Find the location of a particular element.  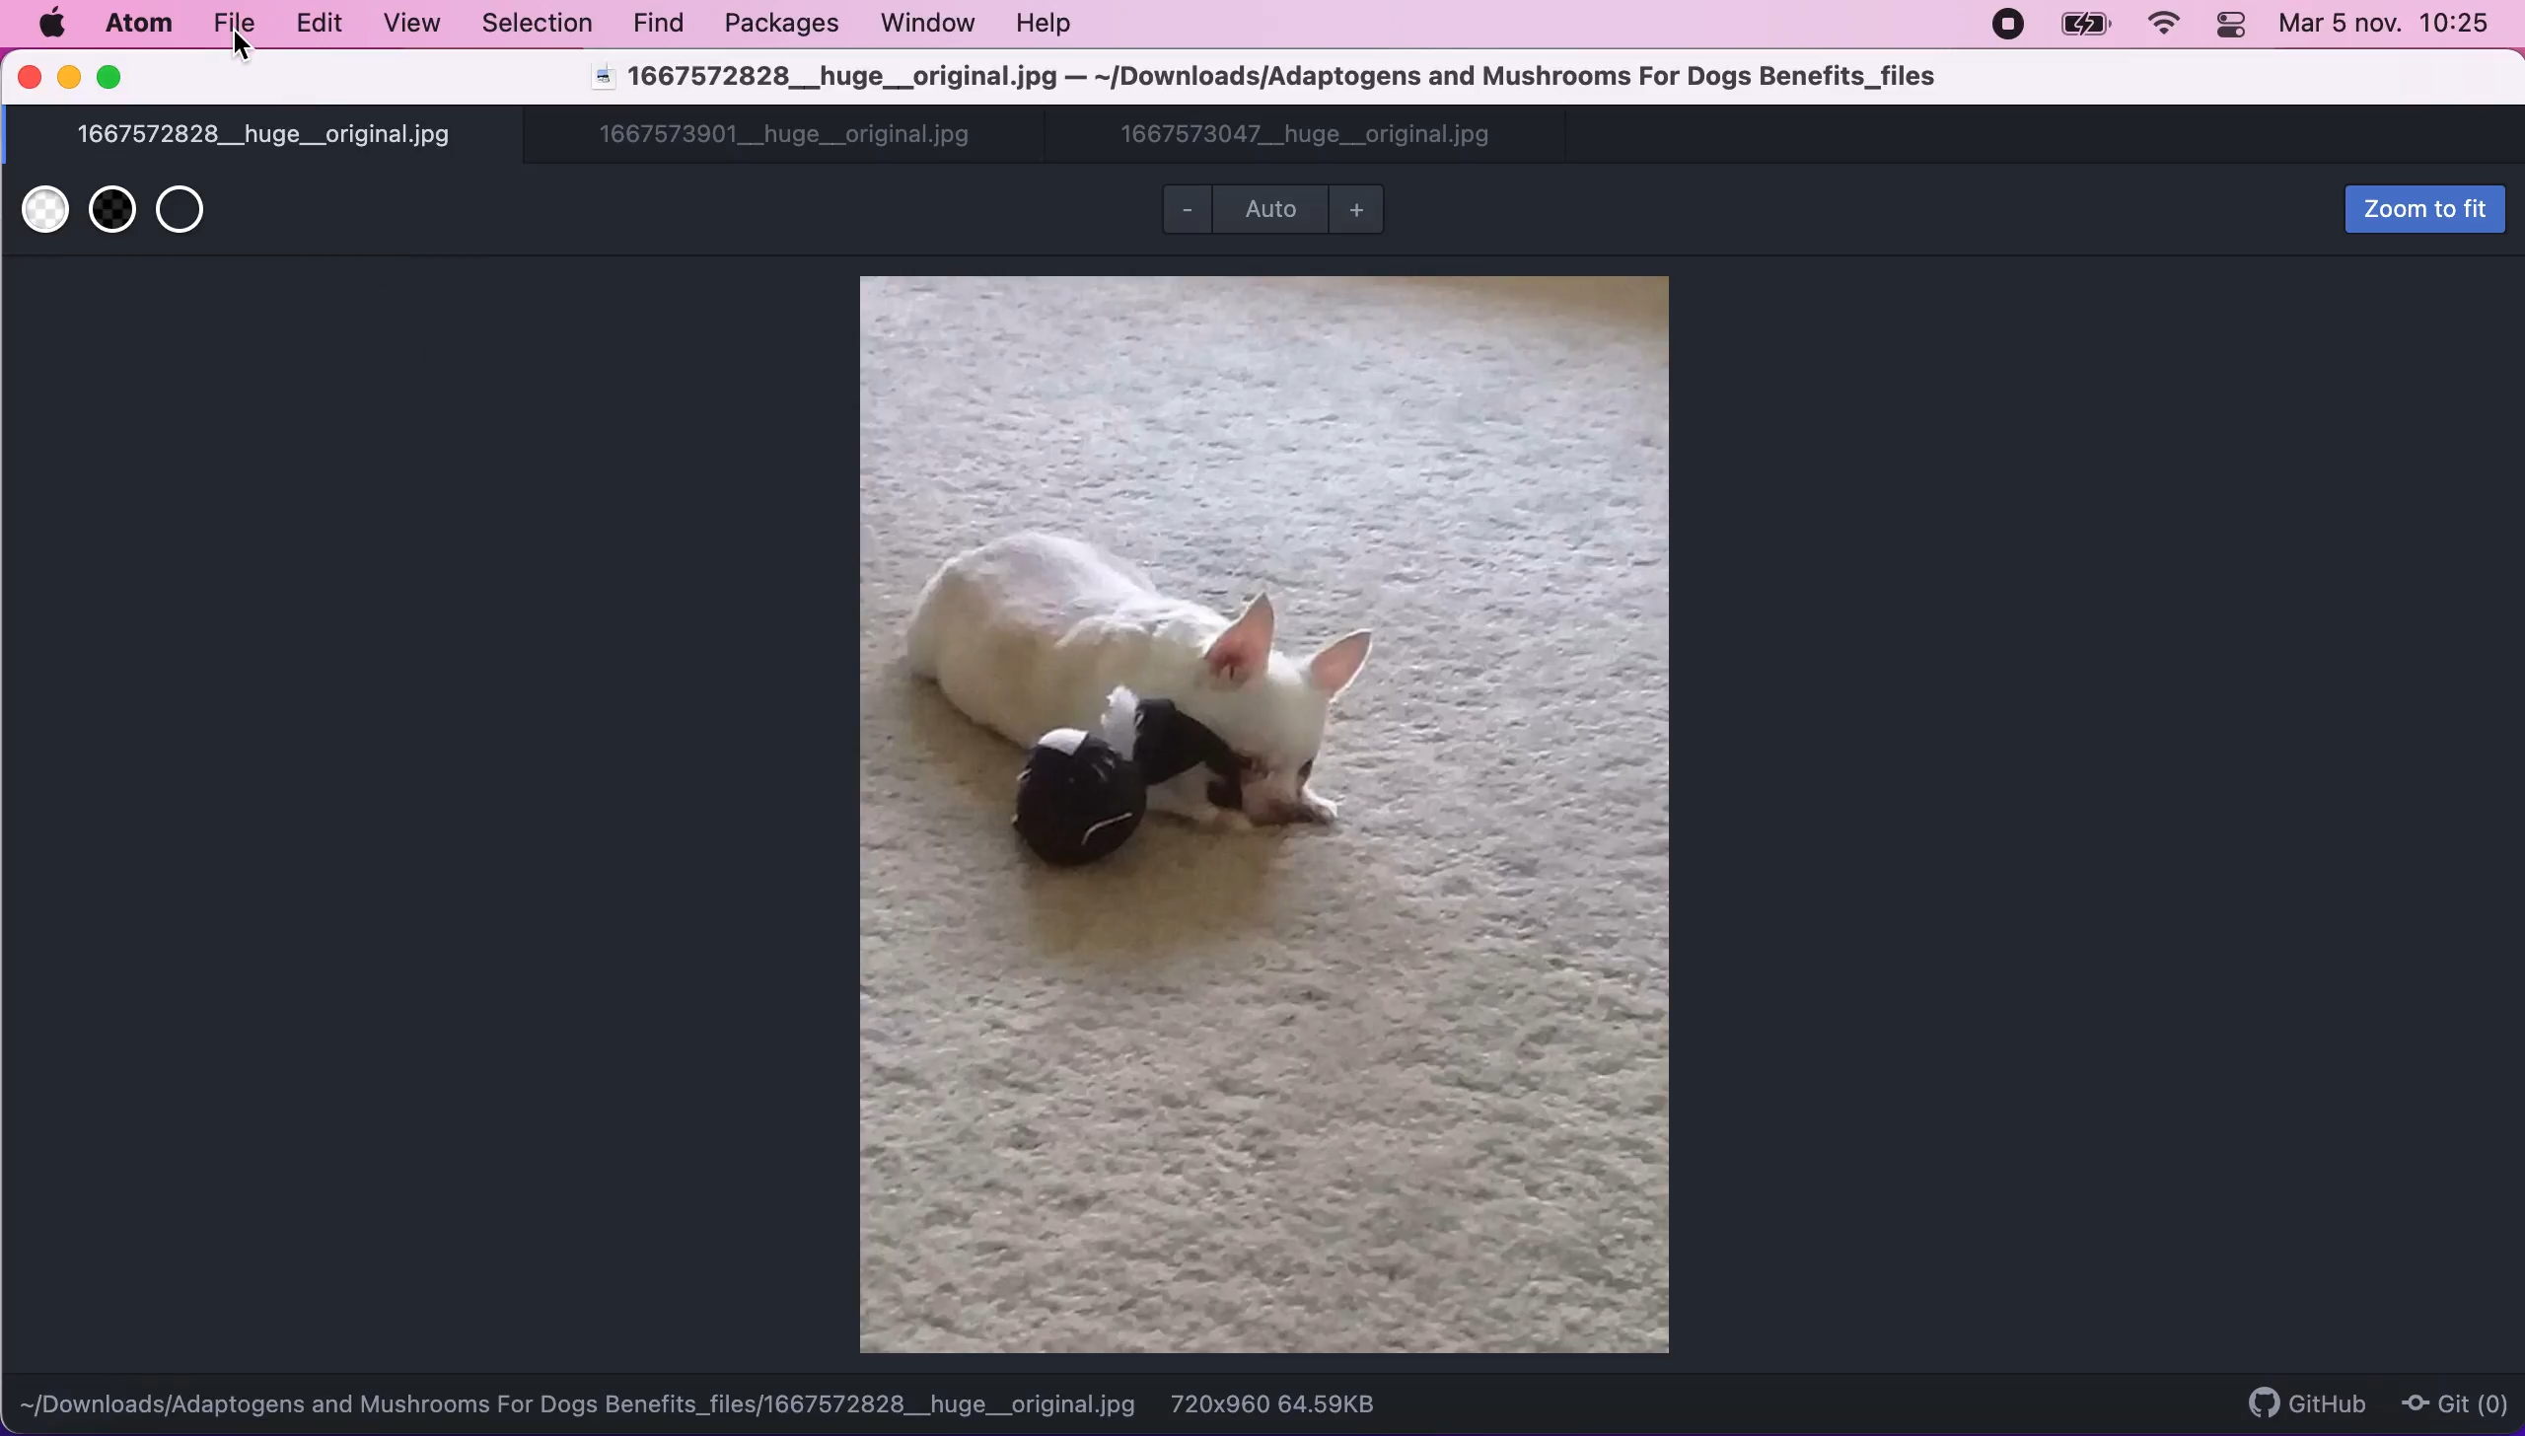

help is located at coordinates (1047, 24).